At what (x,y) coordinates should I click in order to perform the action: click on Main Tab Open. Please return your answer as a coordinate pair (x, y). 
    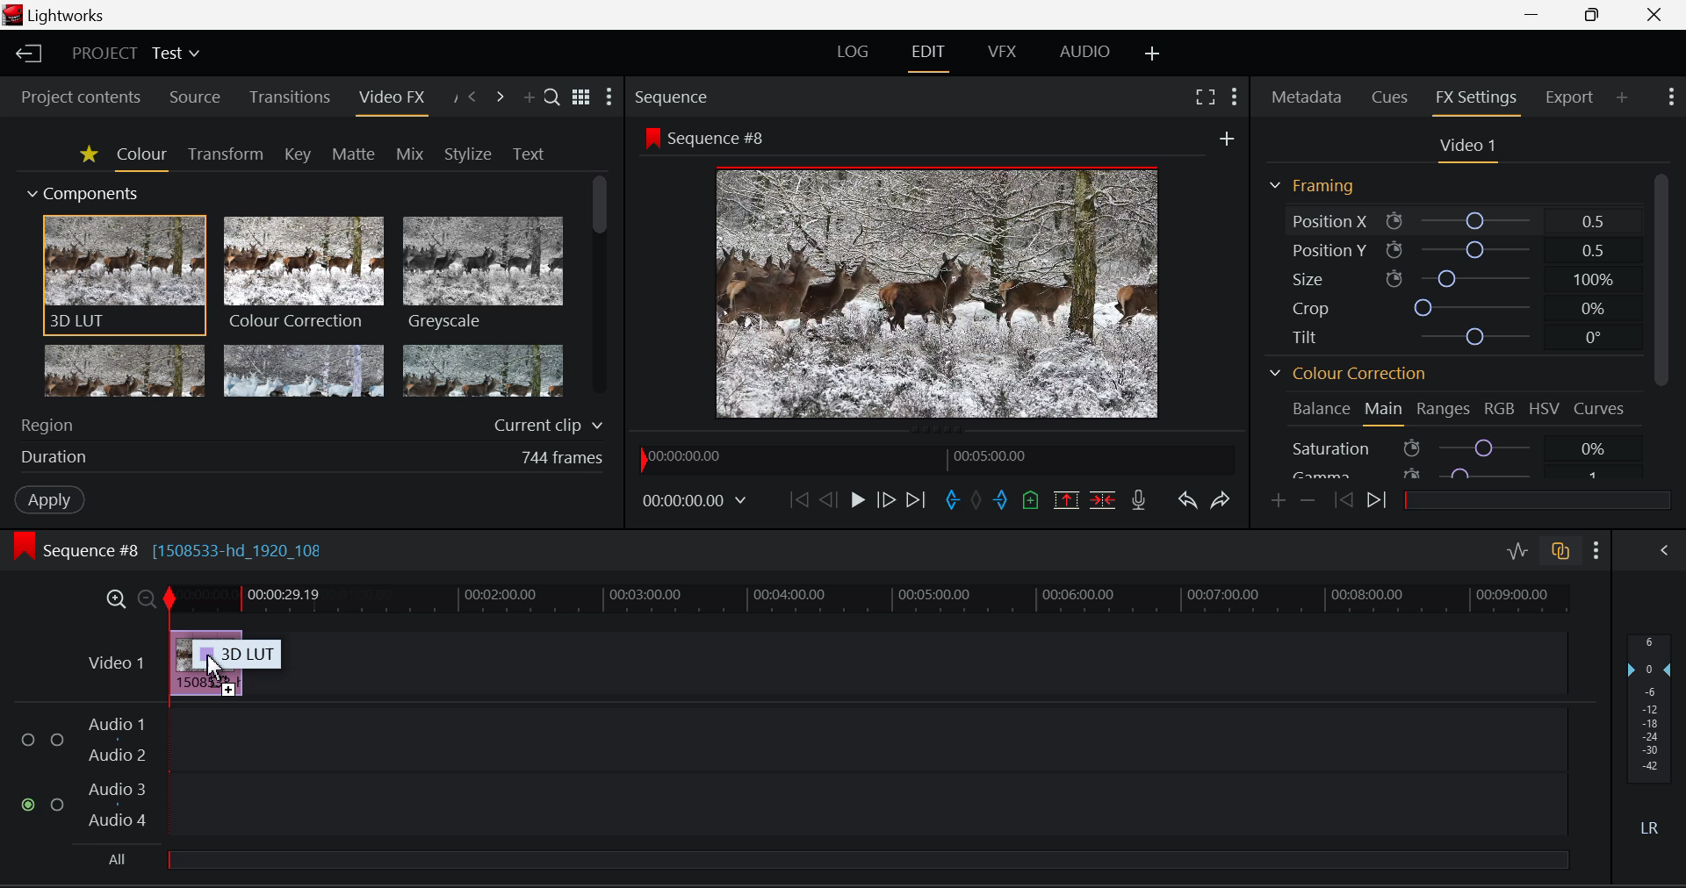
    Looking at the image, I should click on (1384, 413).